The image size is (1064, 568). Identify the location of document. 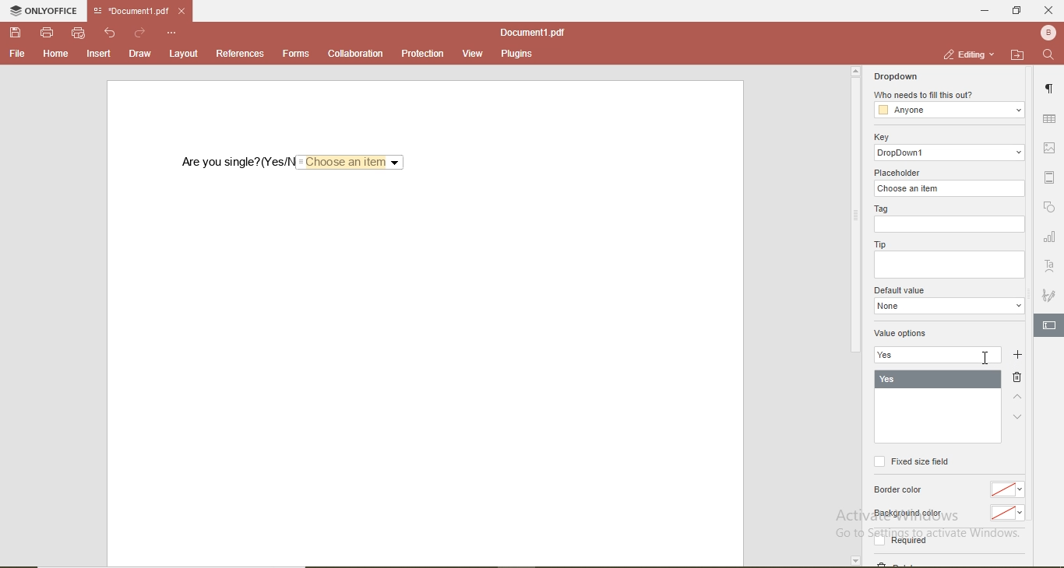
(530, 32).